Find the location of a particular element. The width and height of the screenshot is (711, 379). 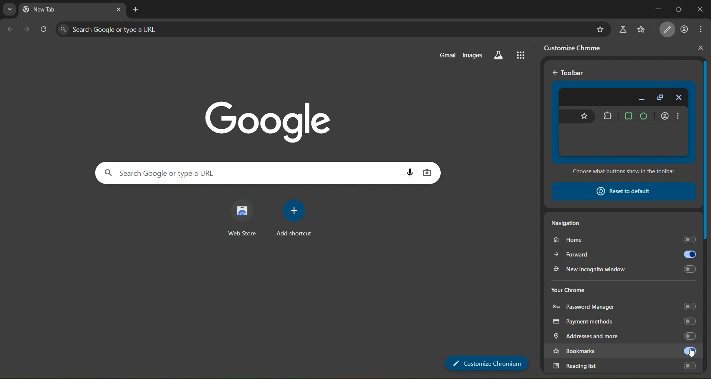

Toolbar is located at coordinates (575, 73).